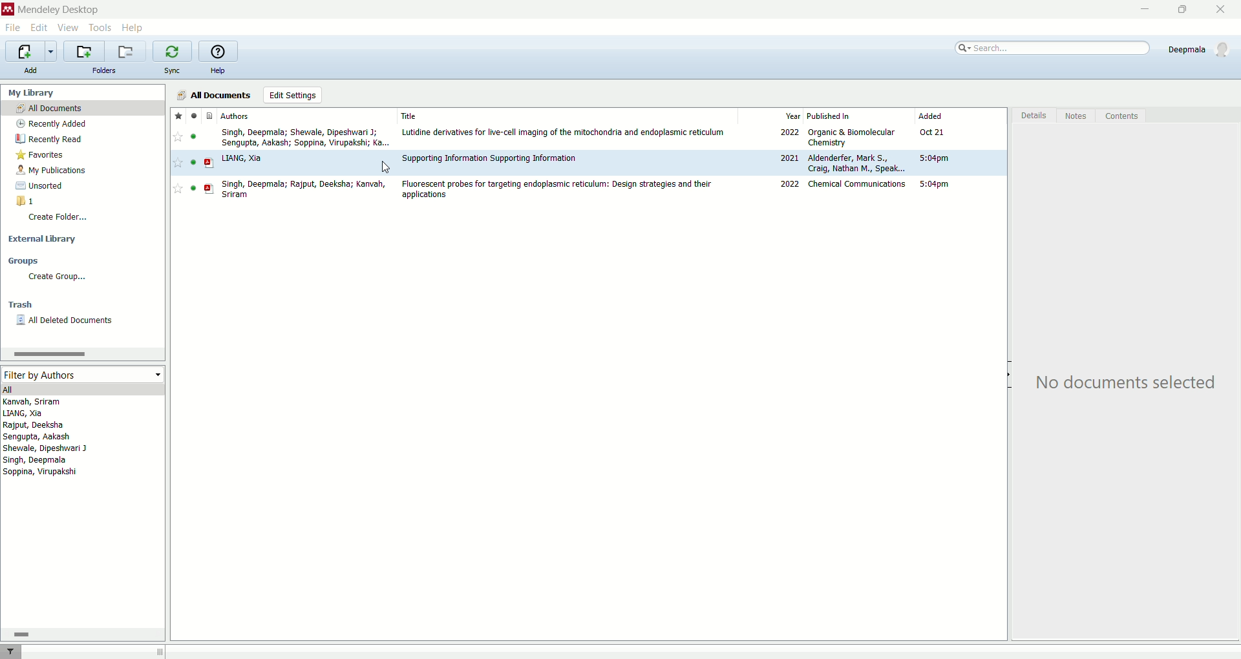  I want to click on help, so click(217, 70).